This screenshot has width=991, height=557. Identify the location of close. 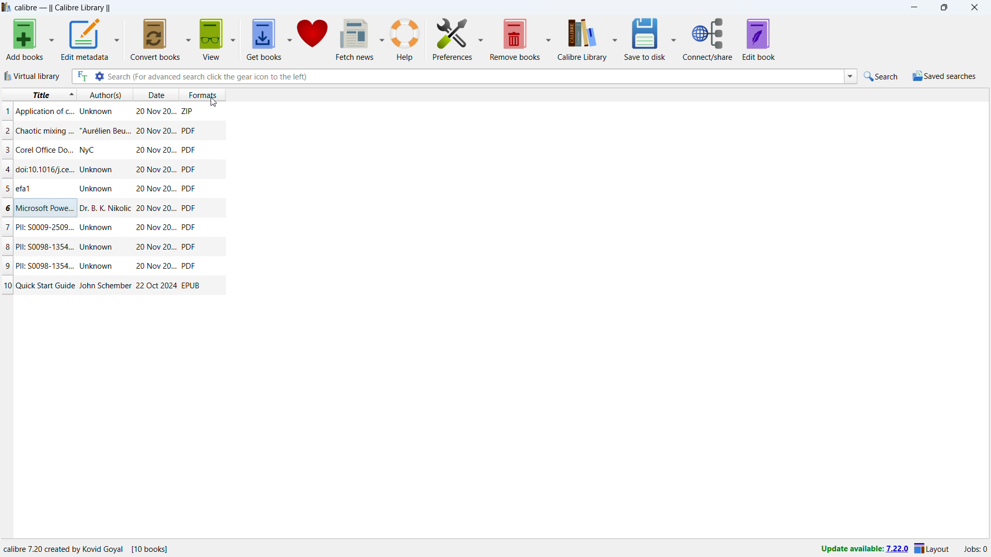
(975, 8).